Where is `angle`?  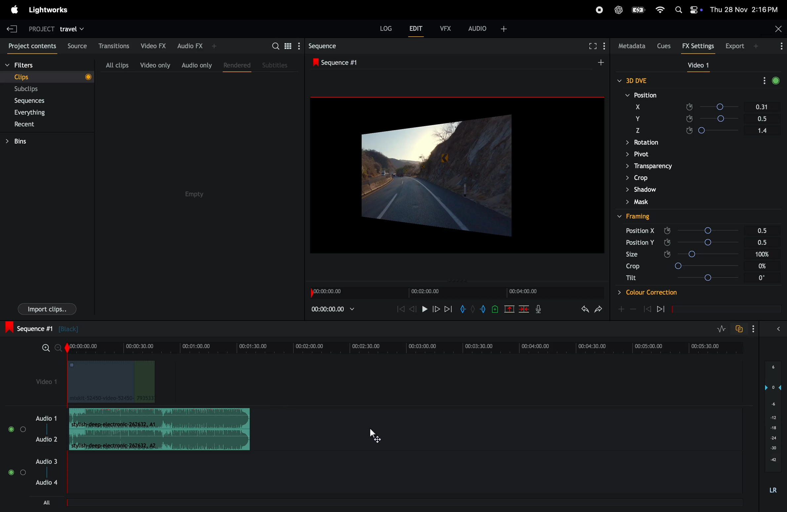 angle is located at coordinates (719, 119).